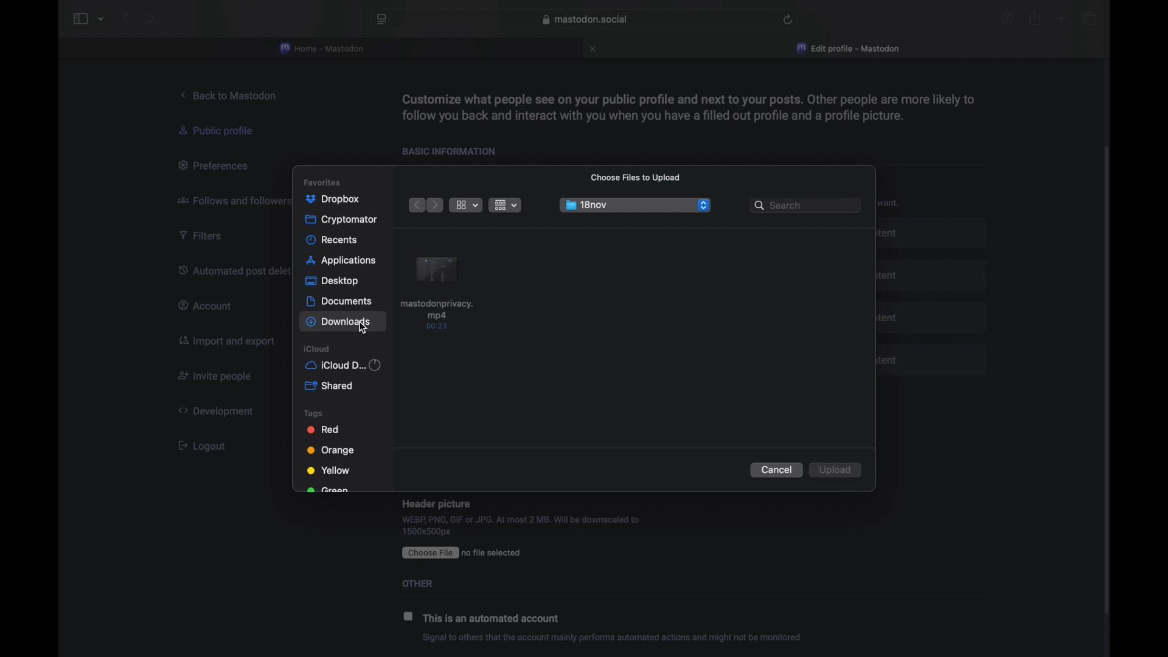 The image size is (1168, 657). I want to click on 18nov, so click(586, 205).